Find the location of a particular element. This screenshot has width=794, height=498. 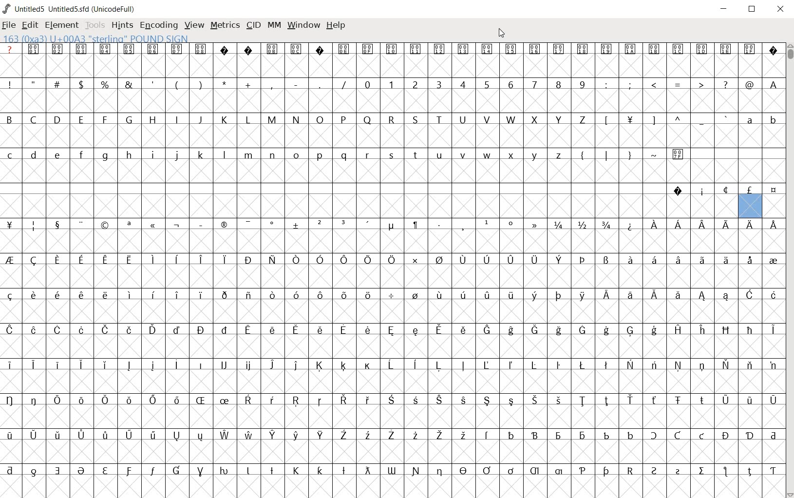

8 is located at coordinates (558, 85).